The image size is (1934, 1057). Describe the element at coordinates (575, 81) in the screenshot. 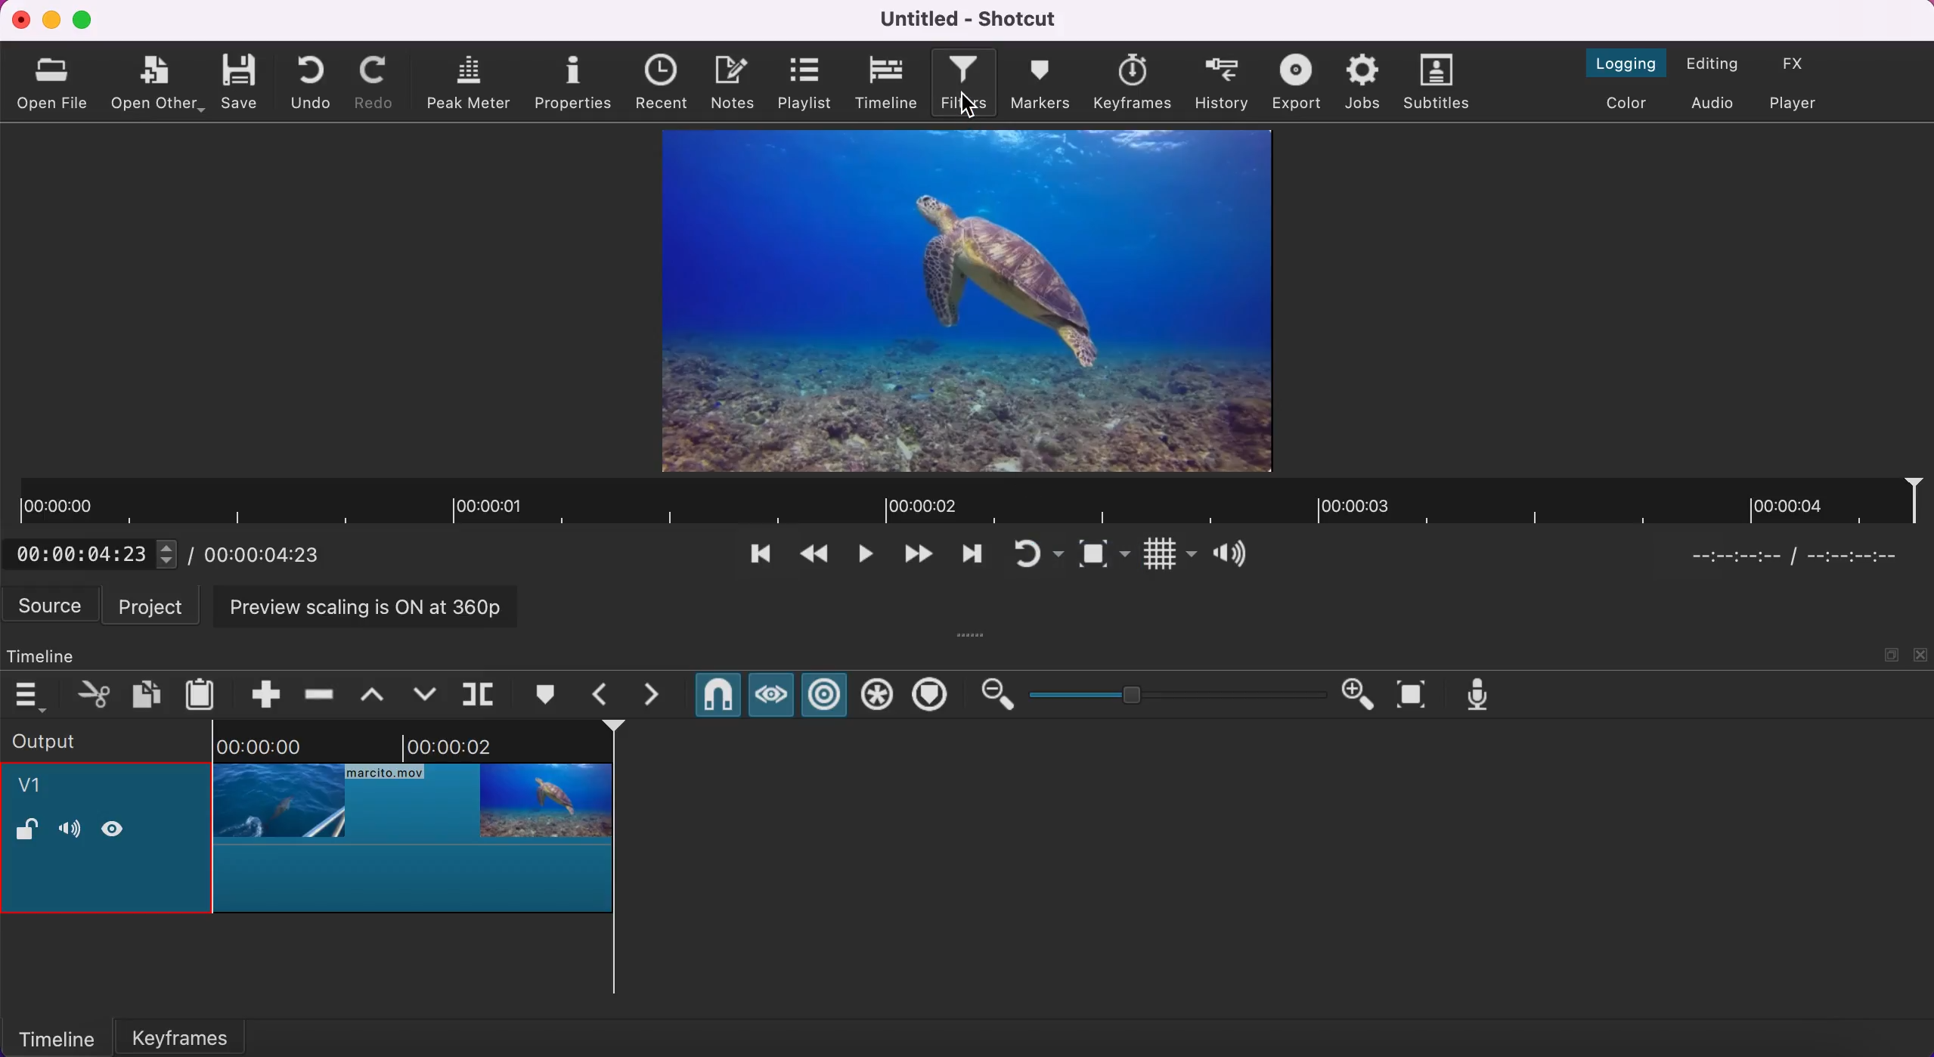

I see `properties` at that location.